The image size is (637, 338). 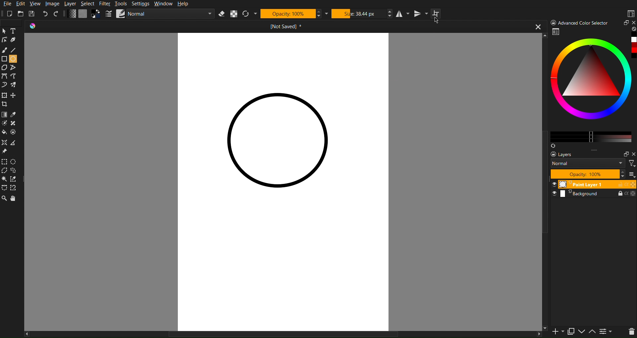 I want to click on contrace, so click(x=608, y=331).